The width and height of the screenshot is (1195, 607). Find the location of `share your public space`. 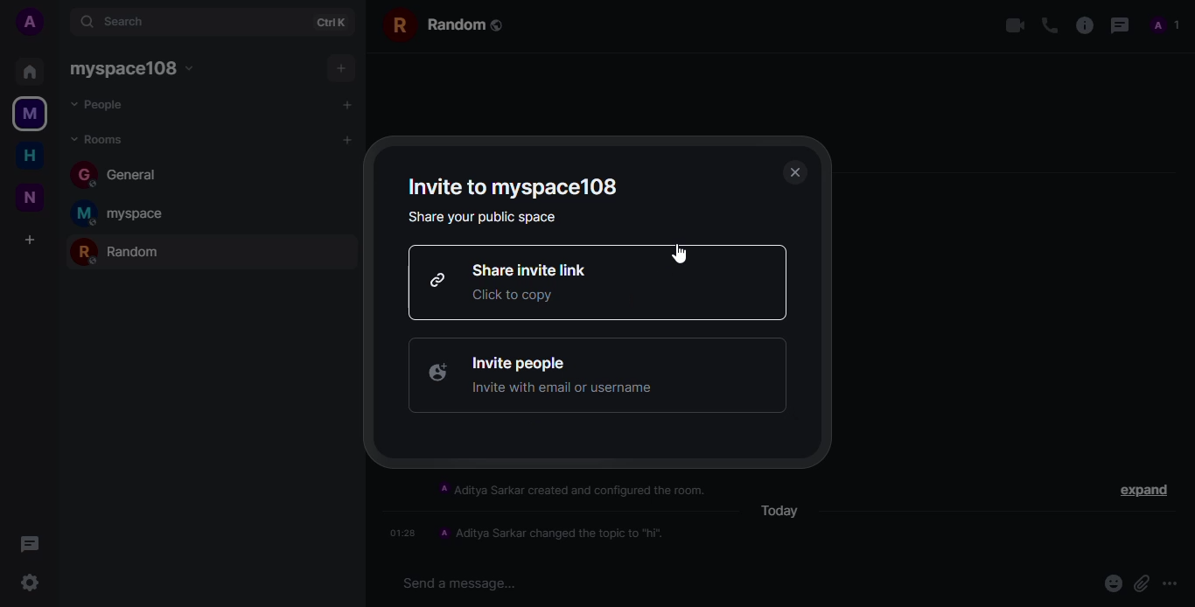

share your public space is located at coordinates (485, 215).